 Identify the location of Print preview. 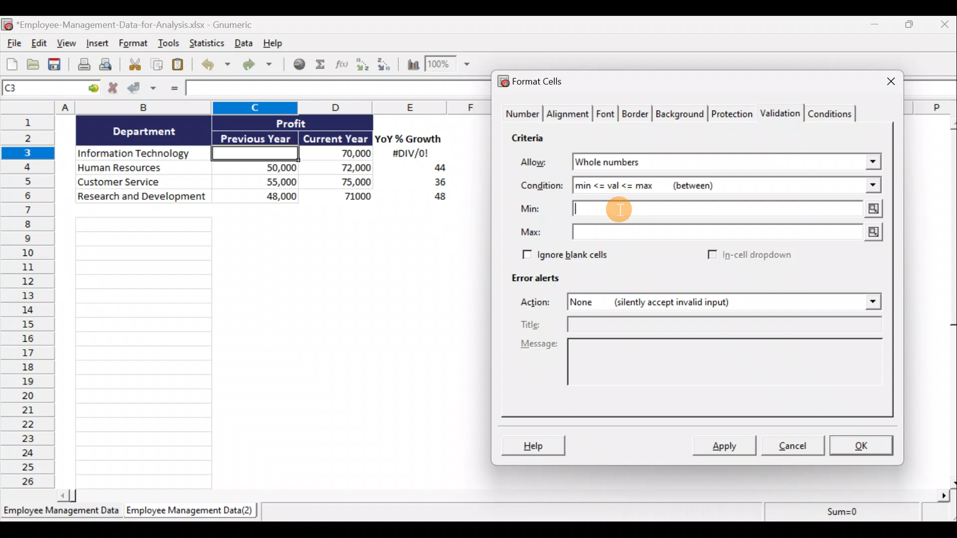
(111, 67).